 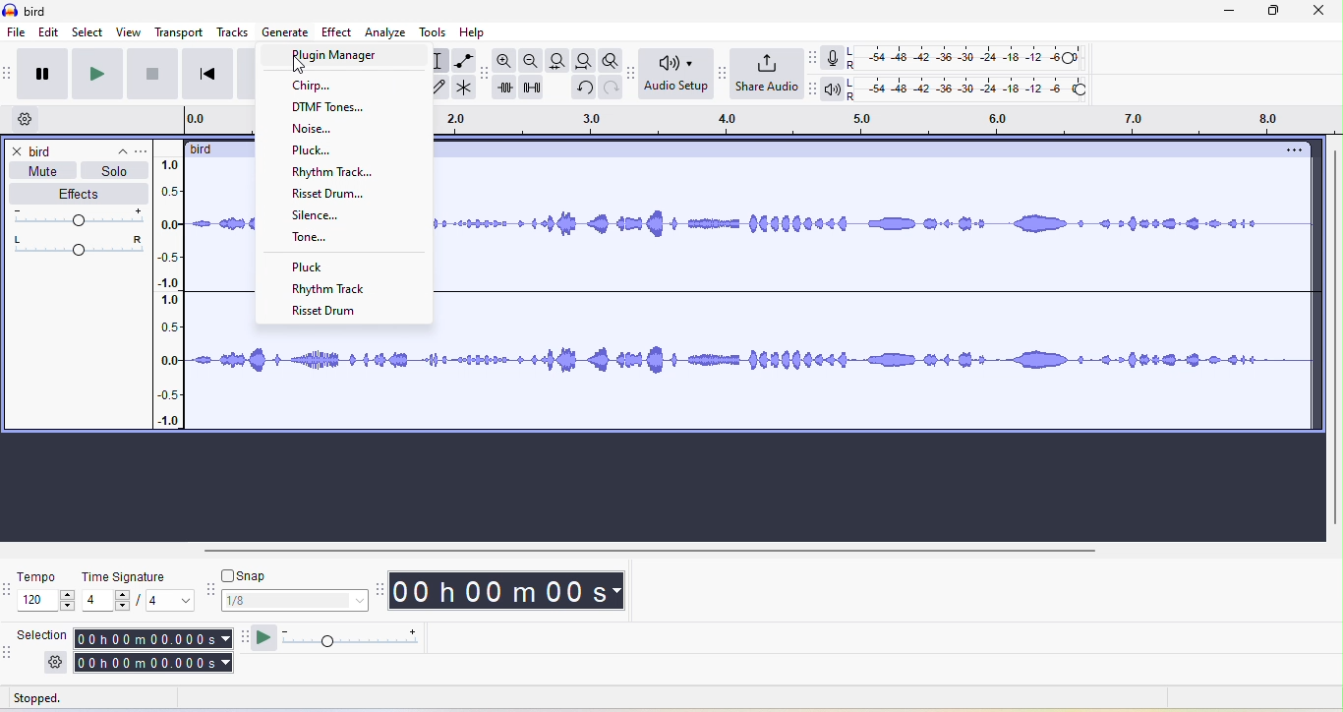 I want to click on audio setup , so click(x=672, y=78).